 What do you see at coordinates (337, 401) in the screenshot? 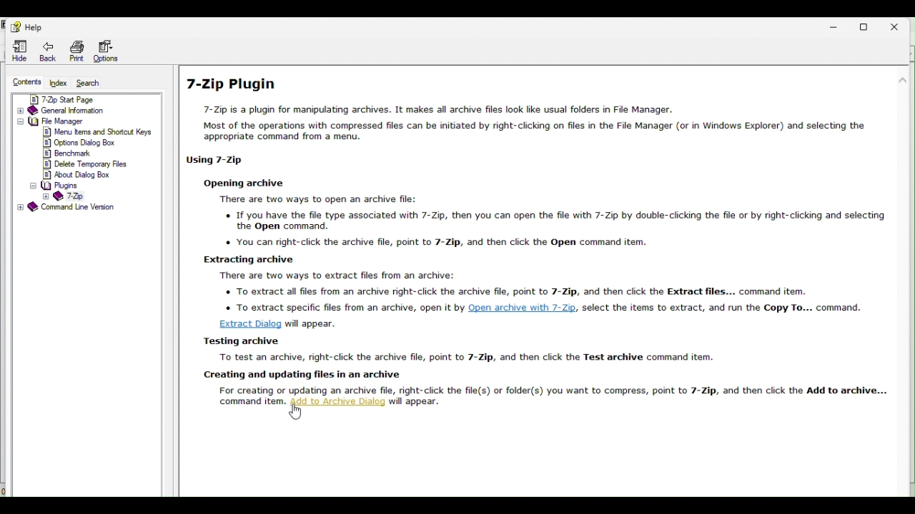
I see `Add to Archive Dialog` at bounding box center [337, 401].